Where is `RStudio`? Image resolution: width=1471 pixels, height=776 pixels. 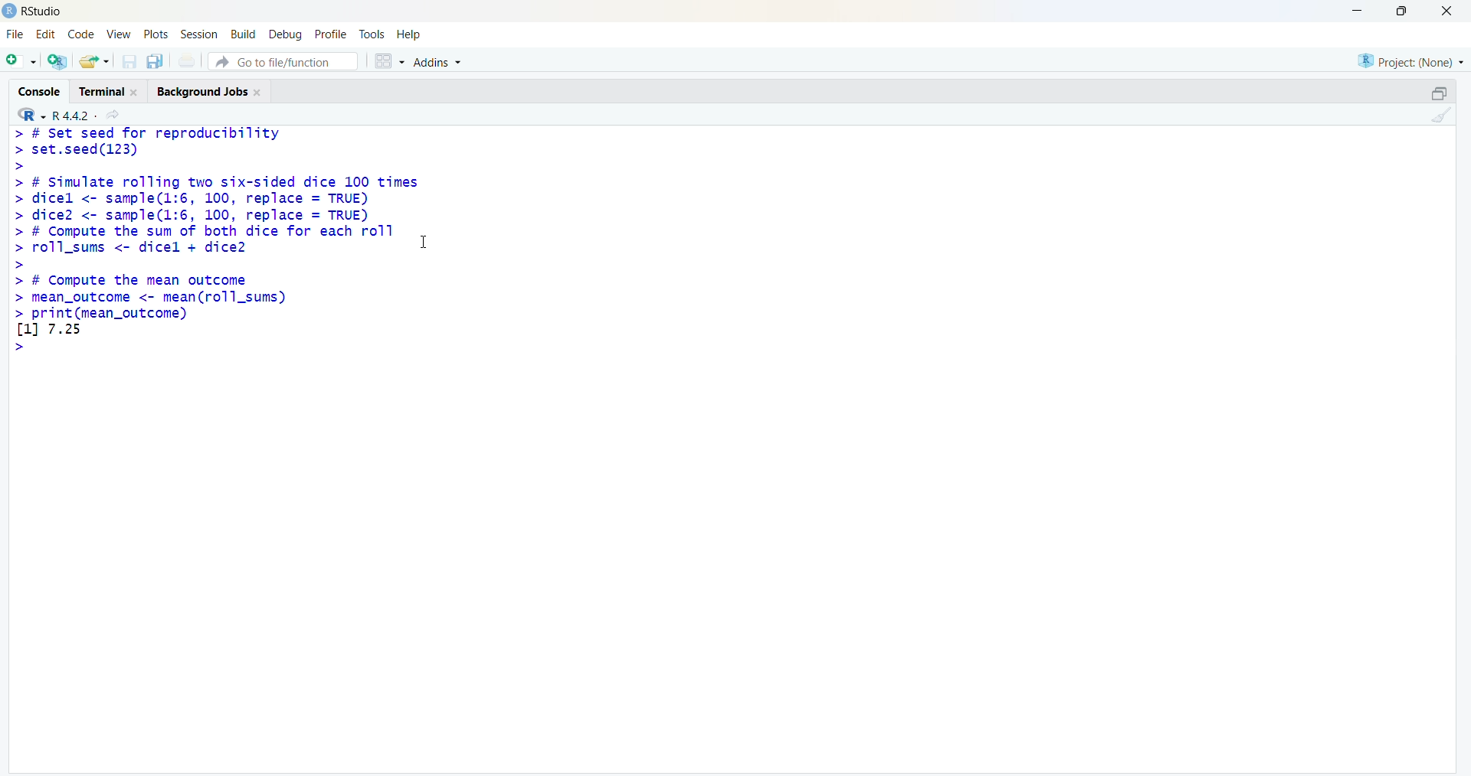 RStudio is located at coordinates (45, 12).